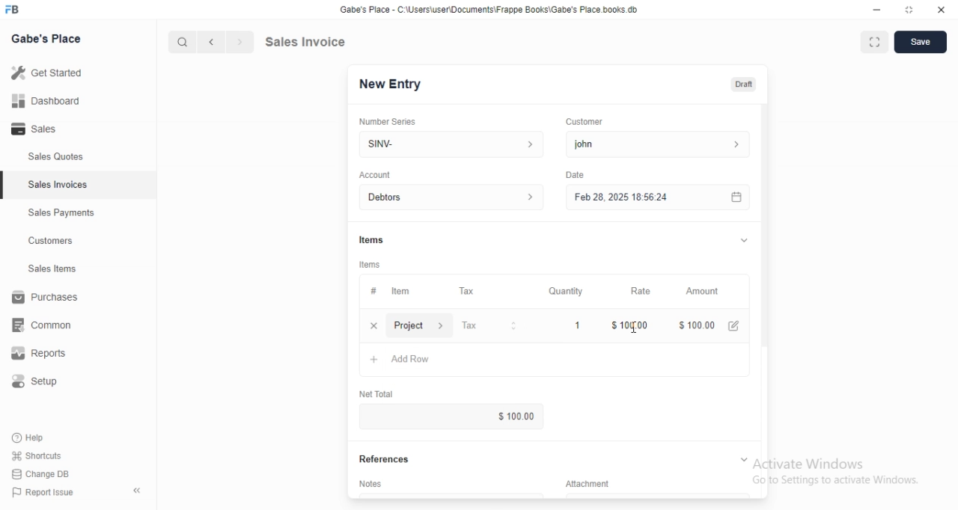 This screenshot has width=958, height=510. What do you see at coordinates (372, 265) in the screenshot?
I see `tems` at bounding box center [372, 265].